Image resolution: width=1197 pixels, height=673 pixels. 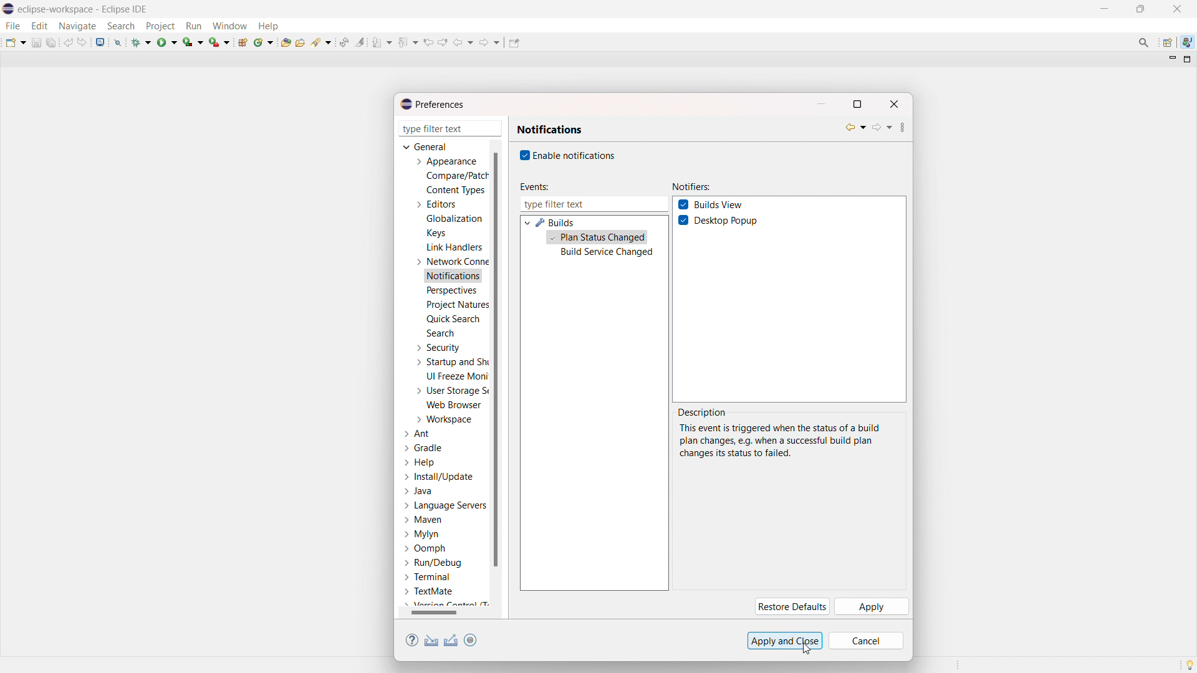 I want to click on close dialogbox, so click(x=893, y=104).